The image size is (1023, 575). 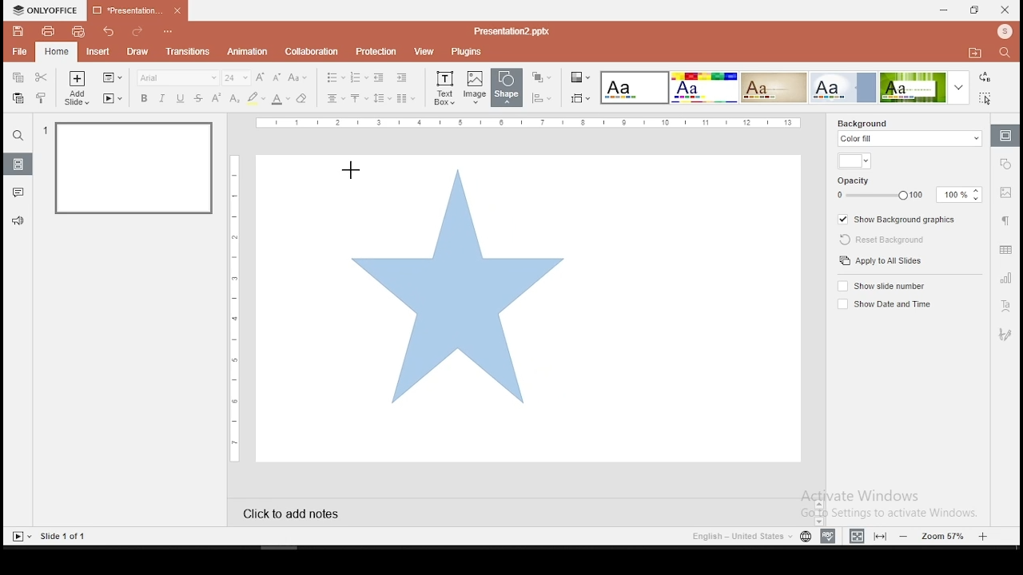 I want to click on show background graphics on/off, so click(x=899, y=218).